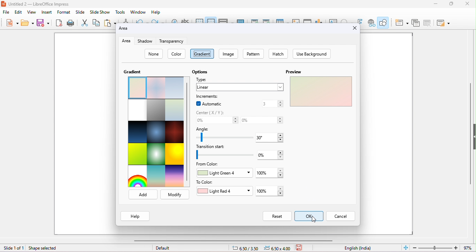  I want to click on linear, so click(240, 87).